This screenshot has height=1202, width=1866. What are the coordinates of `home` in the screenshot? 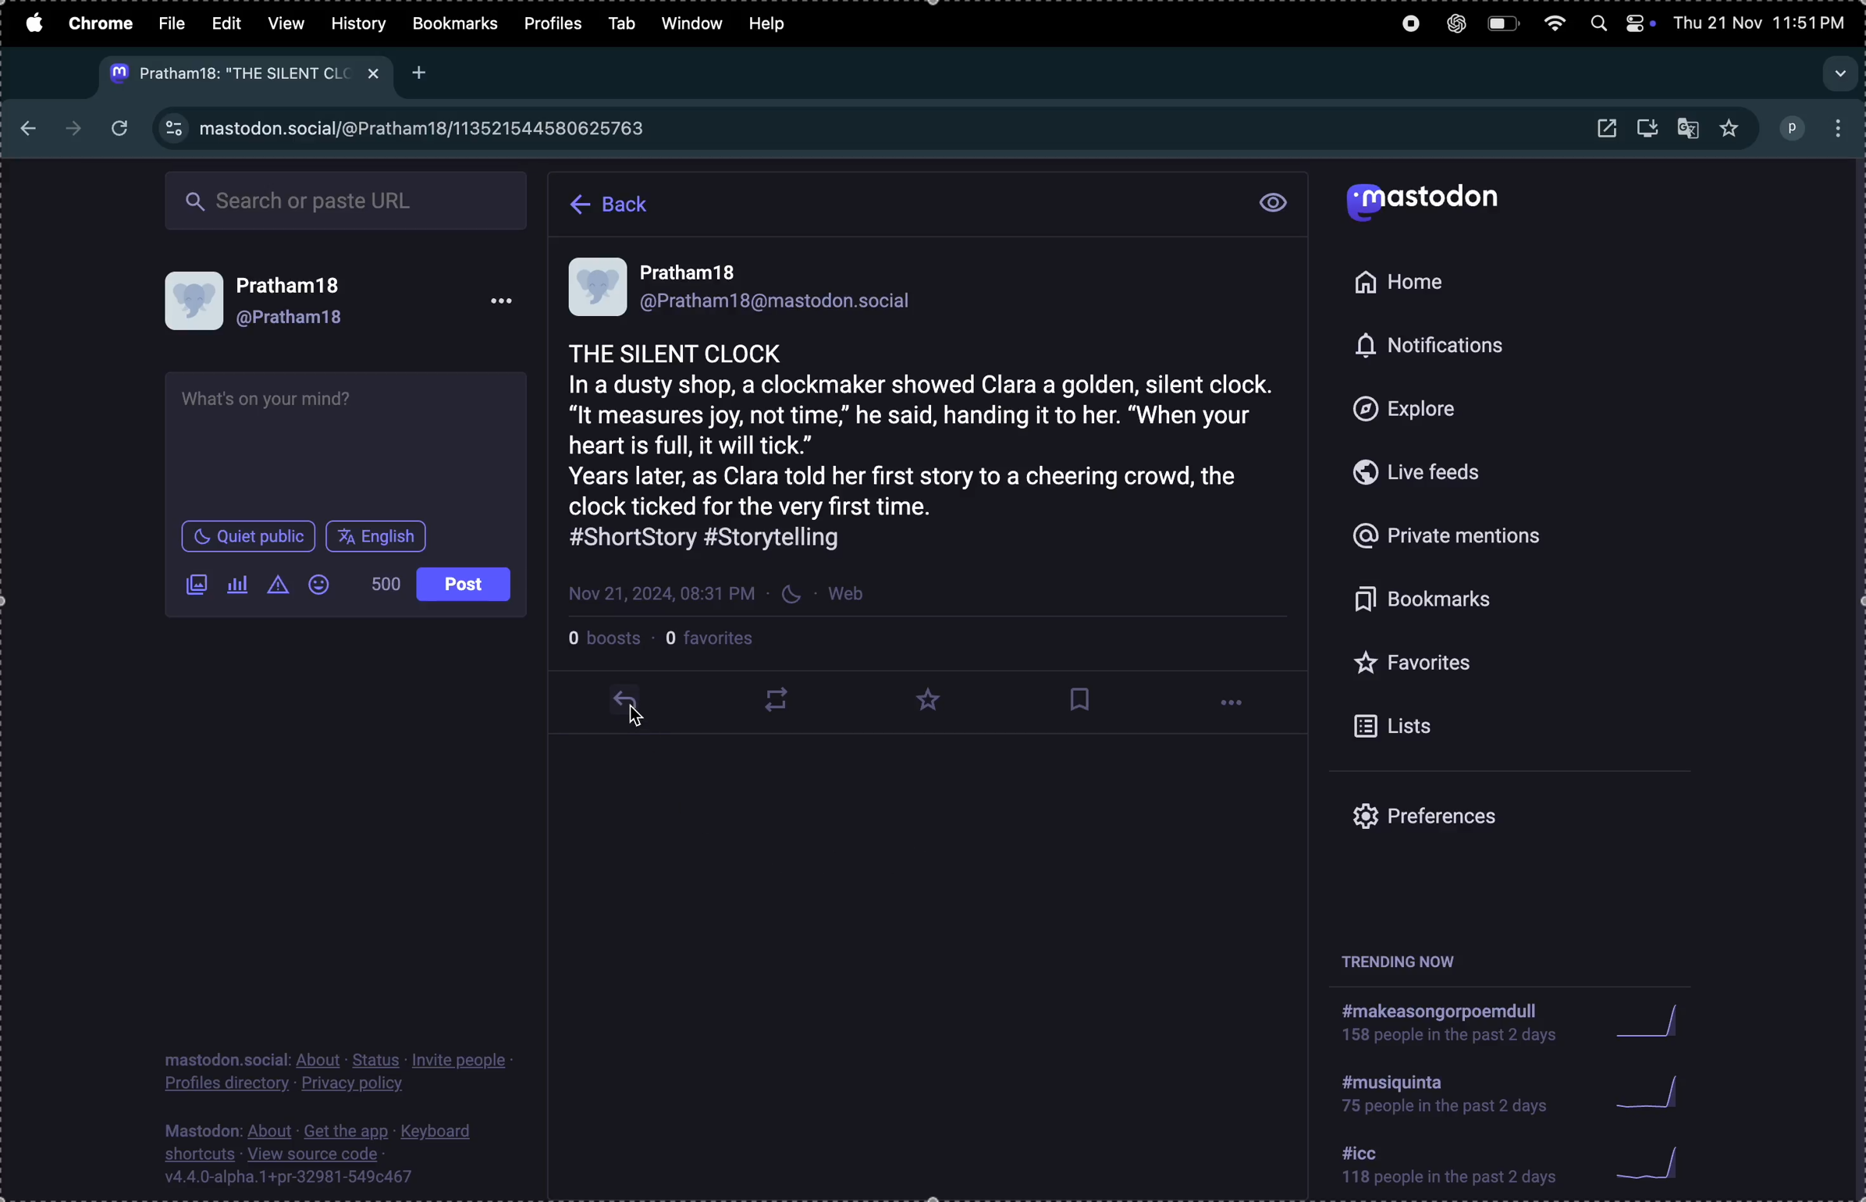 It's located at (1409, 283).